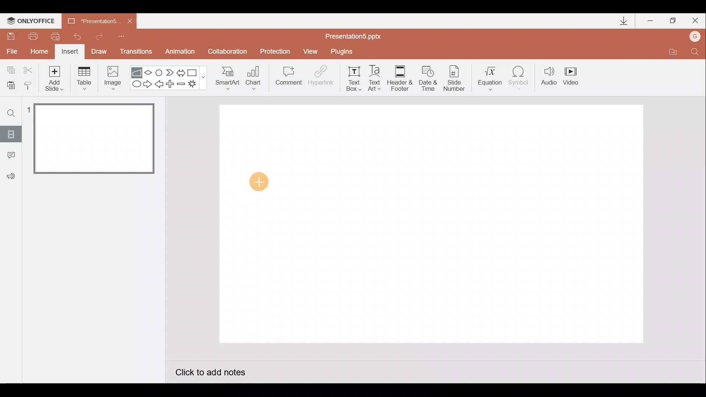  I want to click on Flowchart - manual input, so click(138, 72).